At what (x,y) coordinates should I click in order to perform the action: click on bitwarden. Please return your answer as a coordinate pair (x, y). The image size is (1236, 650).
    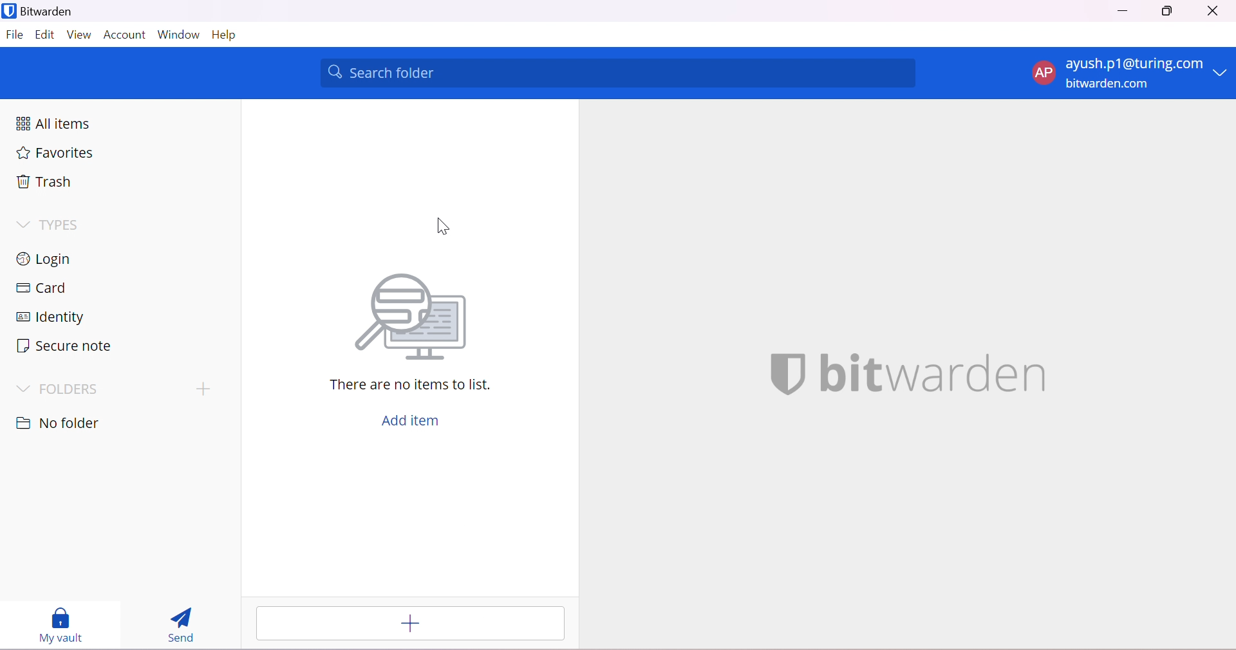
    Looking at the image, I should click on (933, 373).